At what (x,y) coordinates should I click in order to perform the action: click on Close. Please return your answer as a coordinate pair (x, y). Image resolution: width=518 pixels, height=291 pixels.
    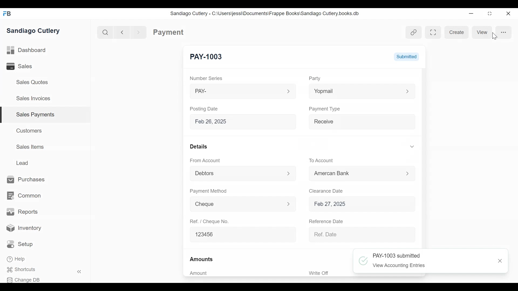
    Looking at the image, I should click on (500, 261).